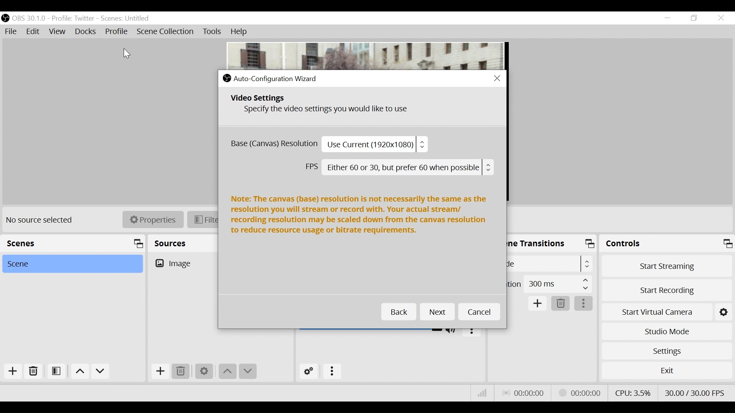  What do you see at coordinates (116, 31) in the screenshot?
I see `Profile` at bounding box center [116, 31].